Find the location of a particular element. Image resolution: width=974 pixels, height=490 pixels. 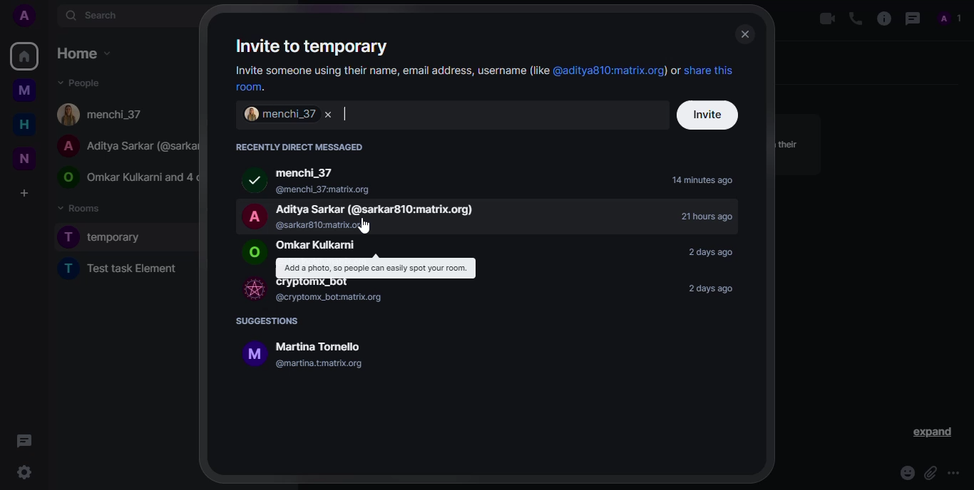

profile picture is located at coordinates (250, 182).